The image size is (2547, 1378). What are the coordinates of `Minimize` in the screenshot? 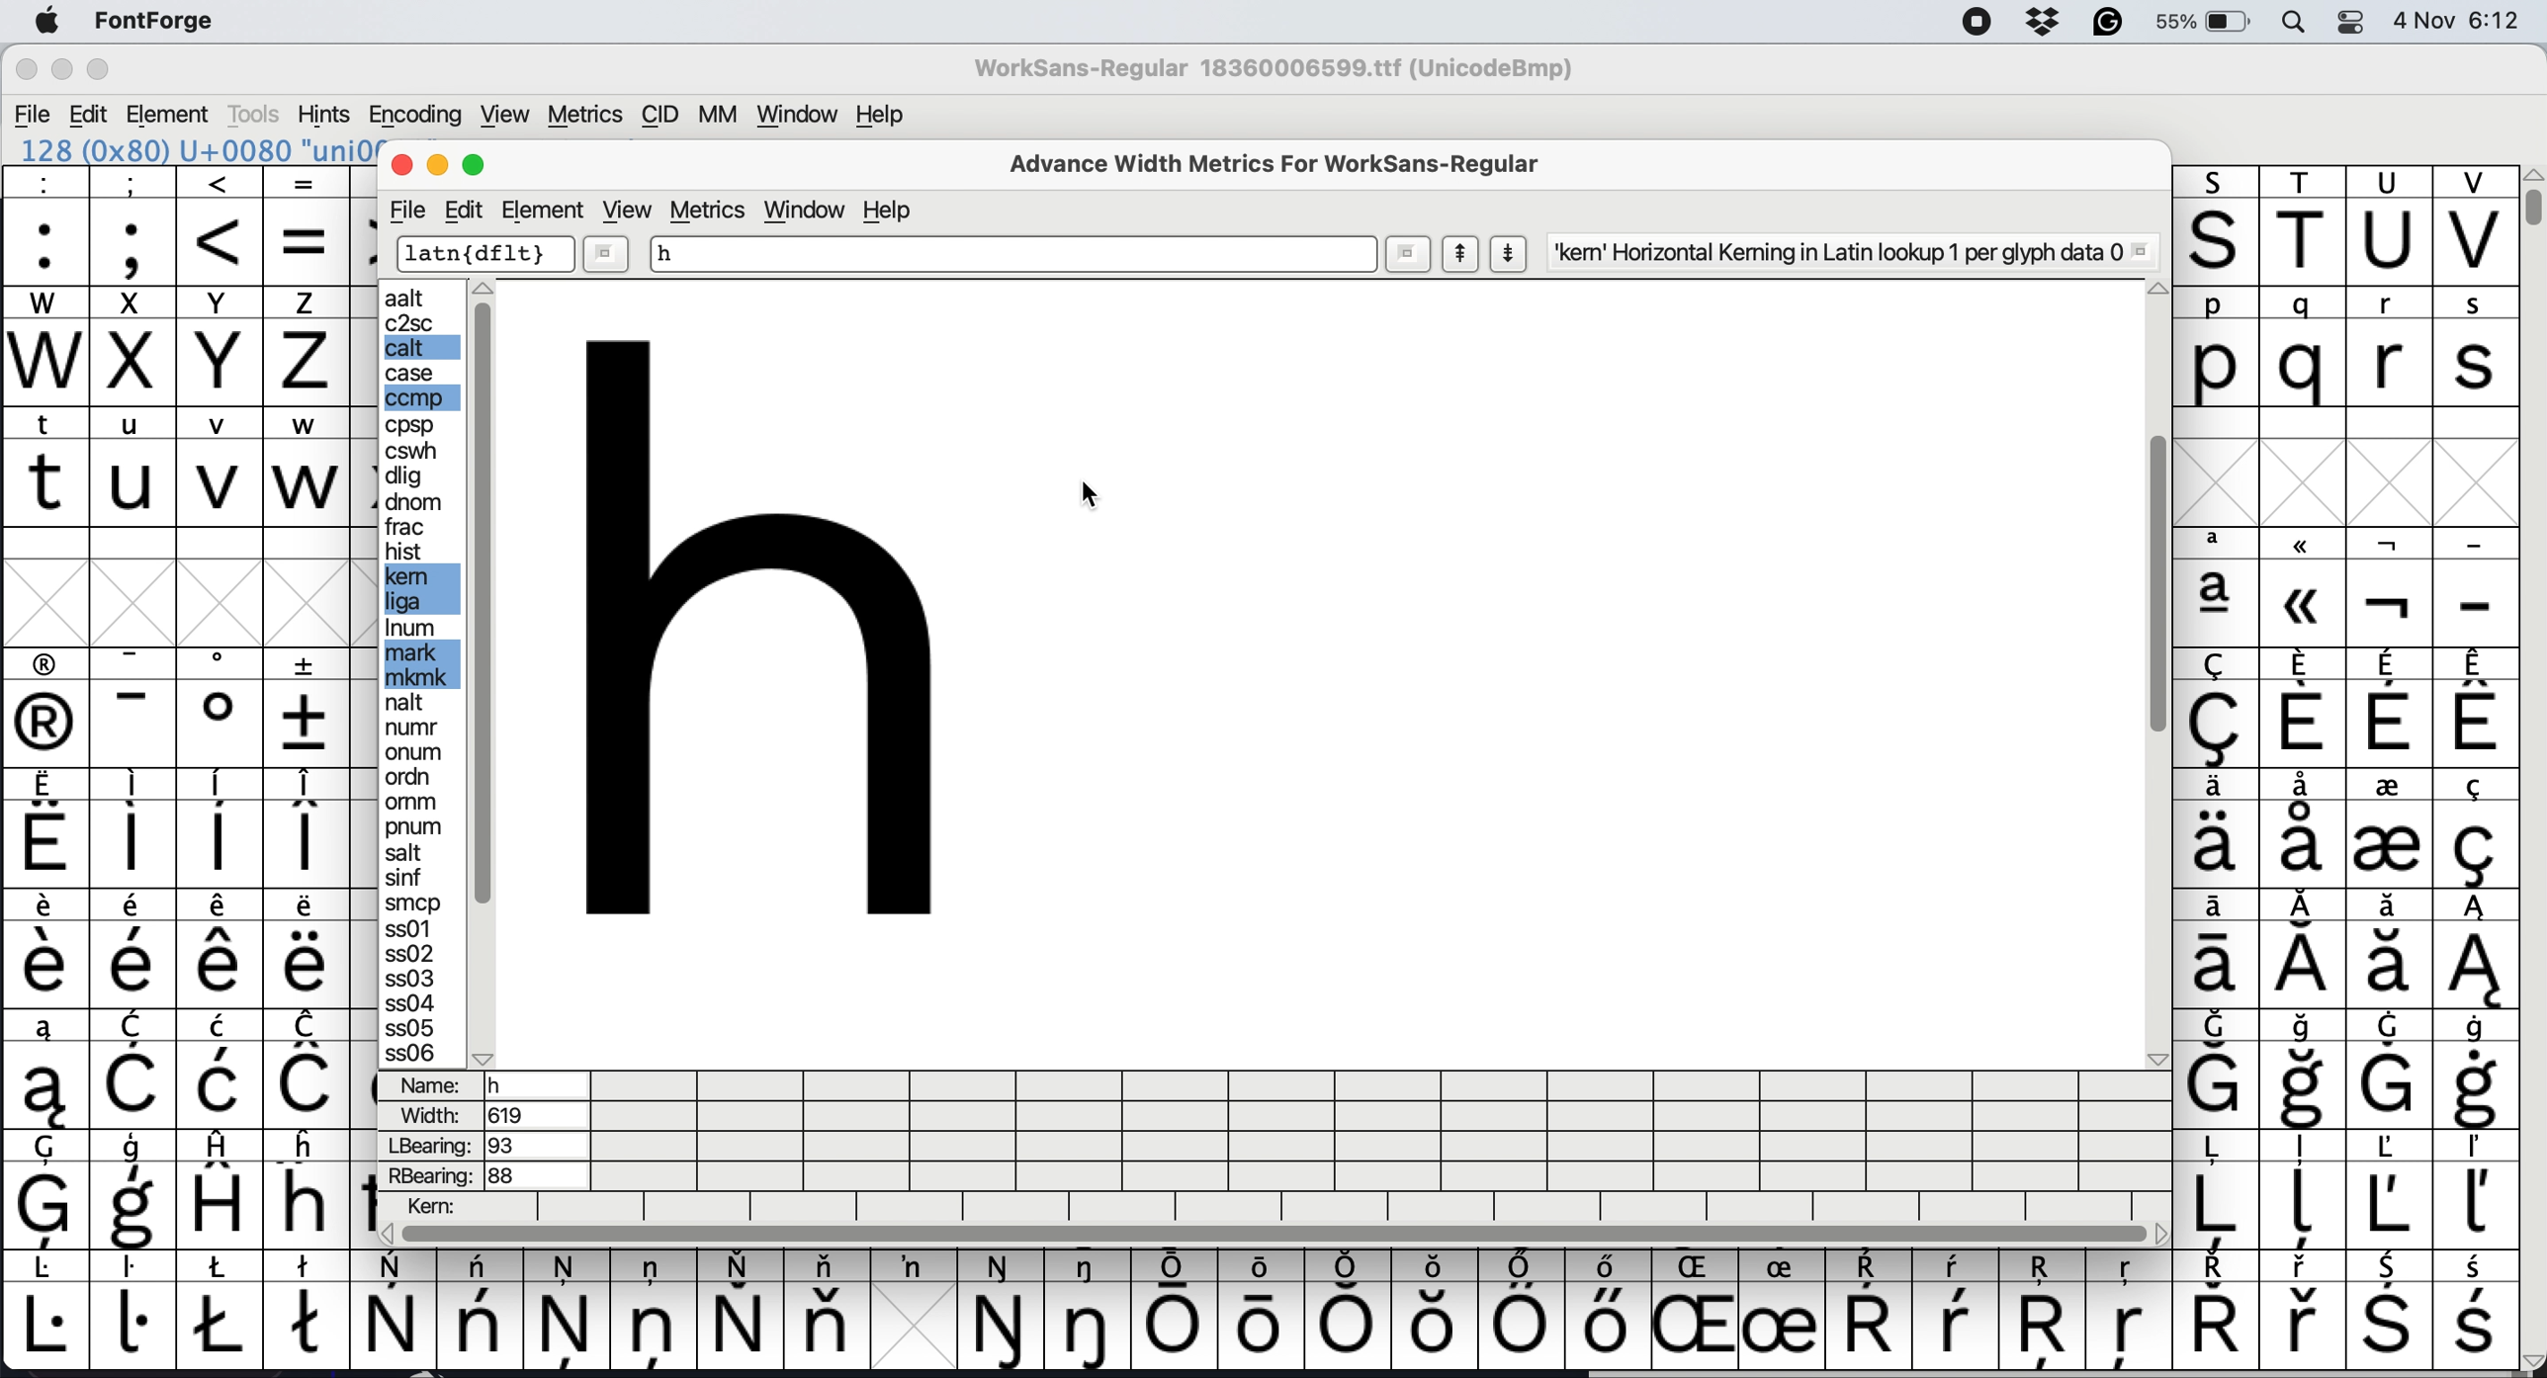 It's located at (68, 70).